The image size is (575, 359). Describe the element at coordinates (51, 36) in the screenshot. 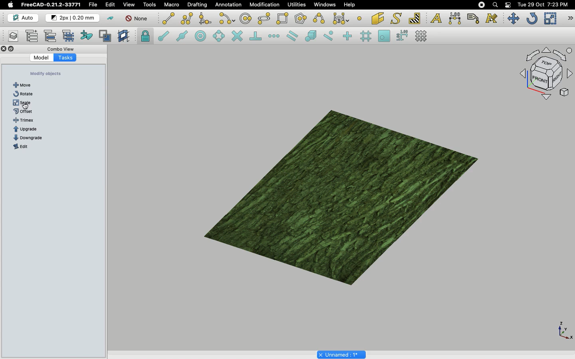

I see `Move to group` at that location.